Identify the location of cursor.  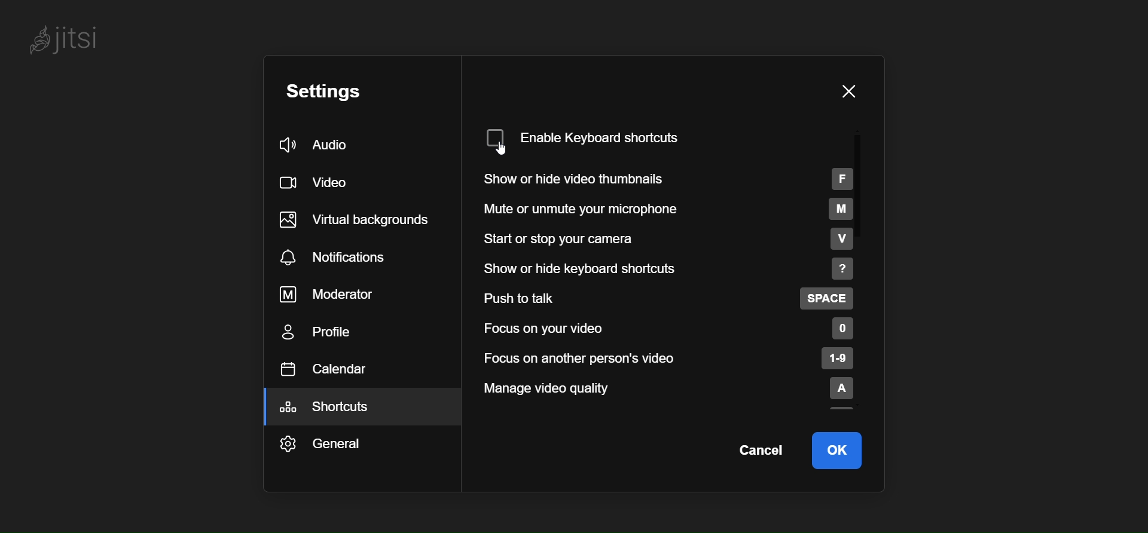
(502, 148).